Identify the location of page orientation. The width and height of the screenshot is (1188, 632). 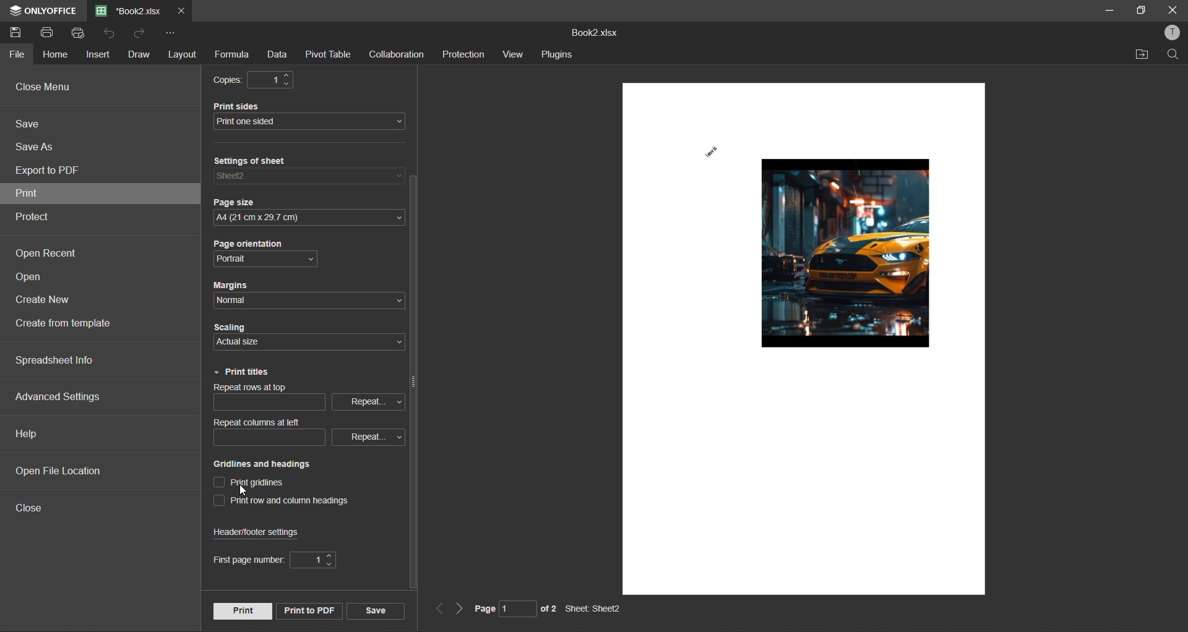
(250, 245).